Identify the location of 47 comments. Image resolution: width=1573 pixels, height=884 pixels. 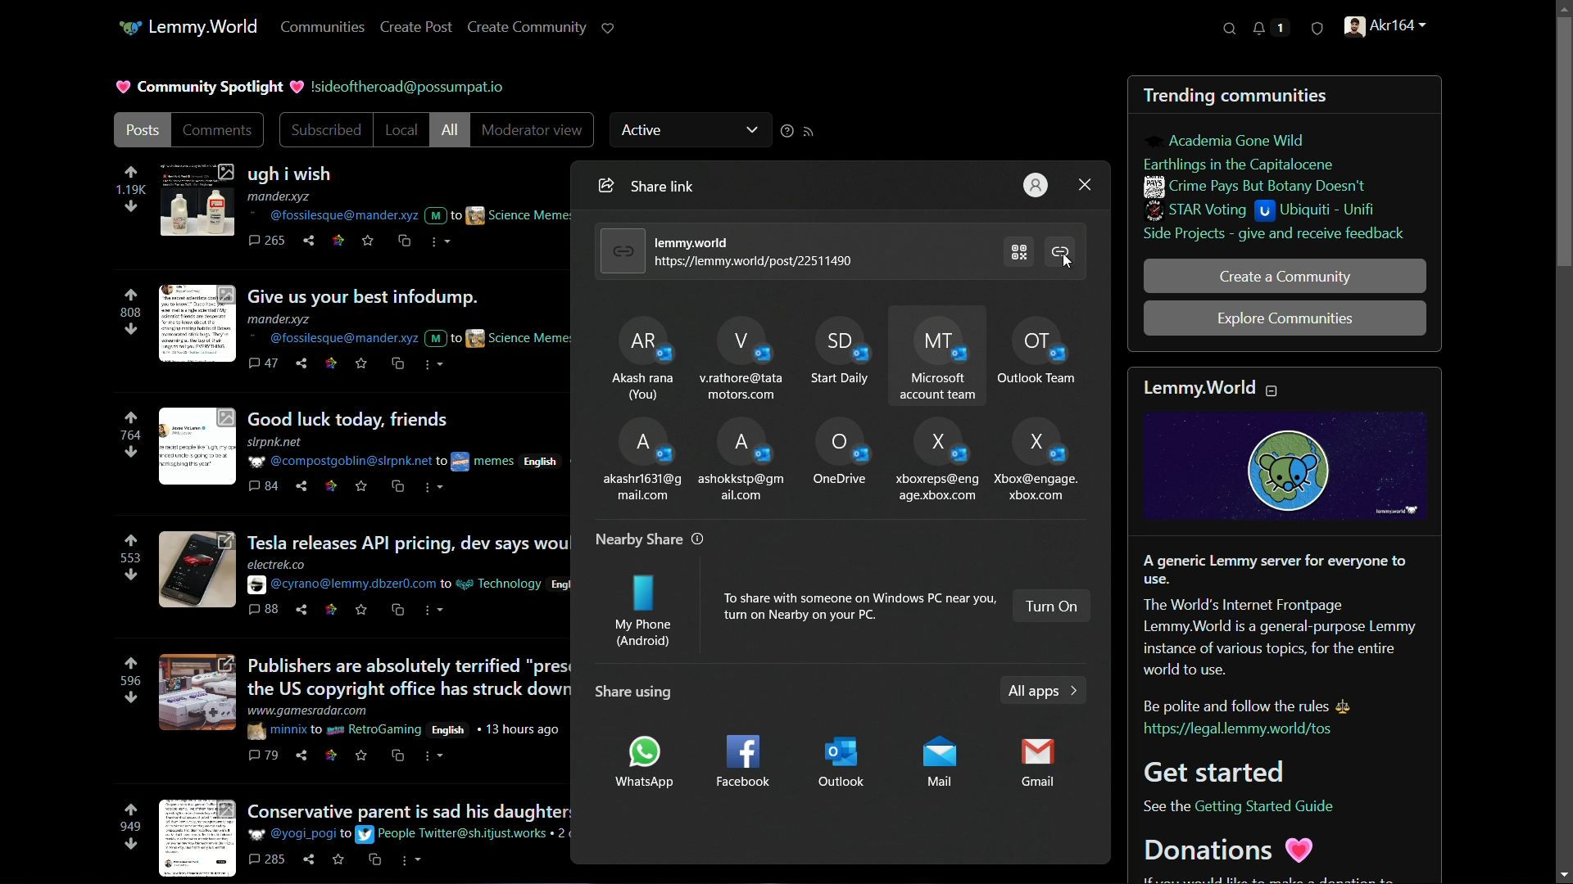
(263, 363).